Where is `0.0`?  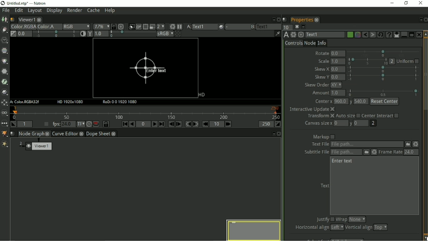
0.0 is located at coordinates (338, 69).